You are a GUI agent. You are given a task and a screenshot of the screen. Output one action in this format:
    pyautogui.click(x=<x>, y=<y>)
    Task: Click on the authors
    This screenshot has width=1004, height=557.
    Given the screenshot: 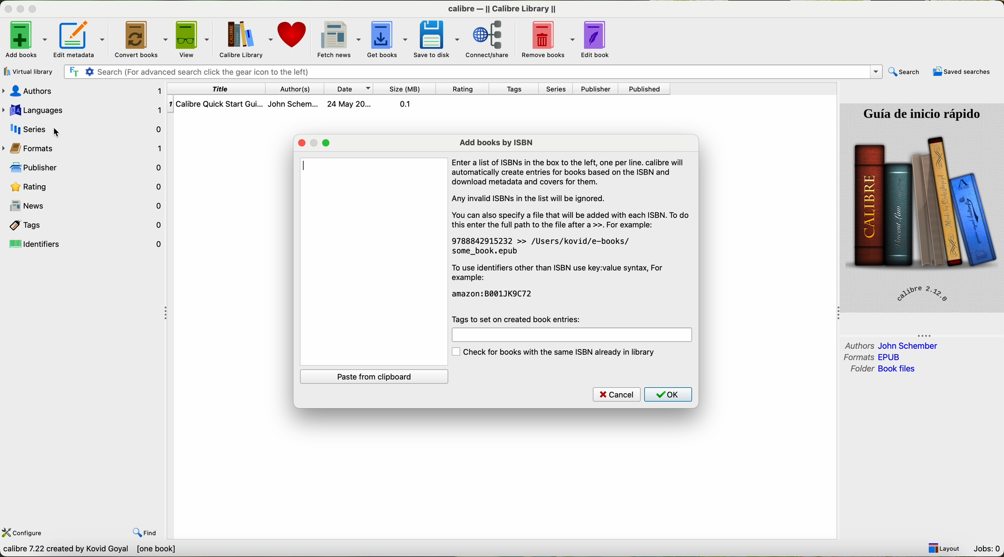 What is the action you would take?
    pyautogui.click(x=891, y=345)
    